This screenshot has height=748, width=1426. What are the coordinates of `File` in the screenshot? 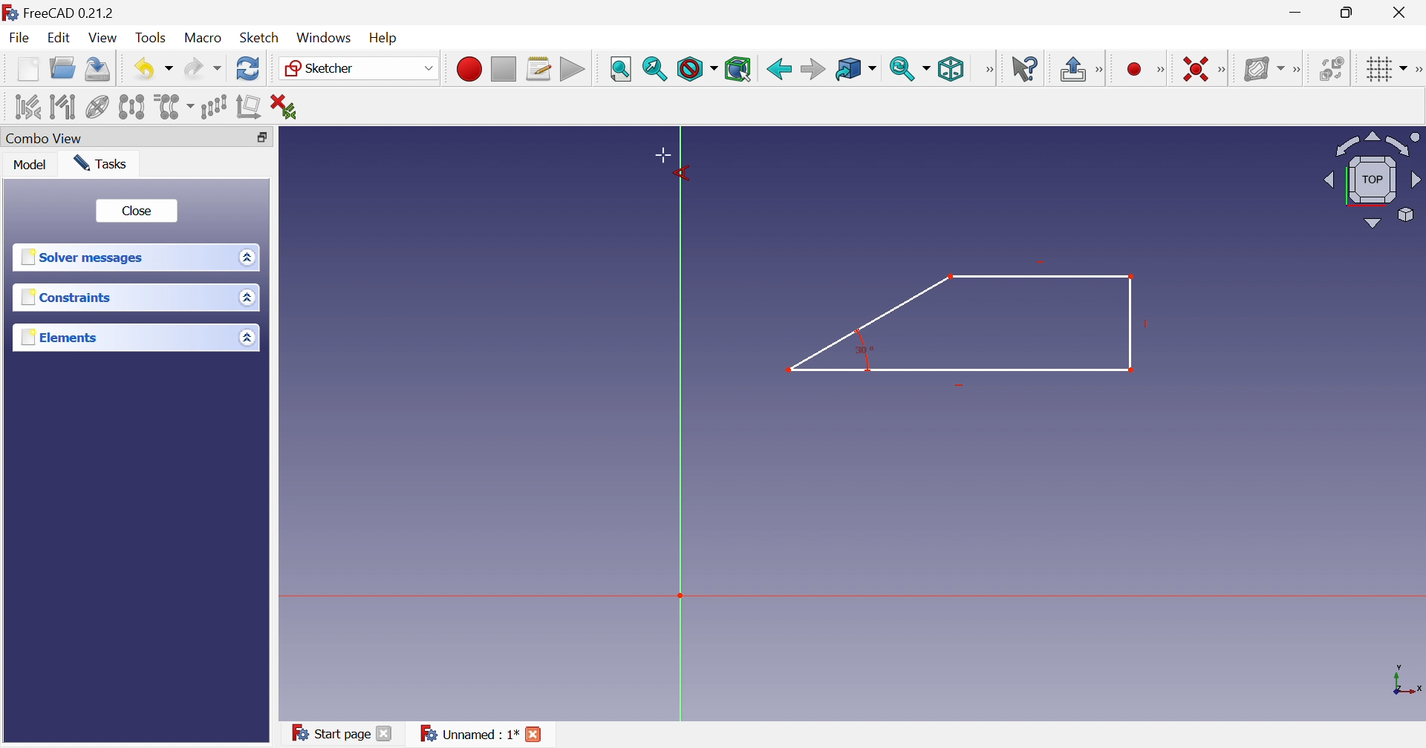 It's located at (19, 39).